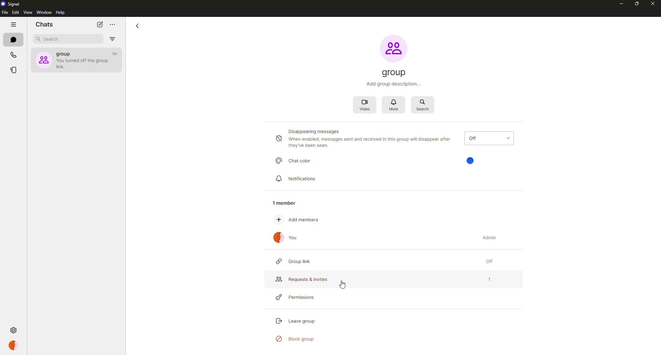 Image resolution: width=661 pixels, height=355 pixels. What do you see at coordinates (618, 3) in the screenshot?
I see `minimize` at bounding box center [618, 3].